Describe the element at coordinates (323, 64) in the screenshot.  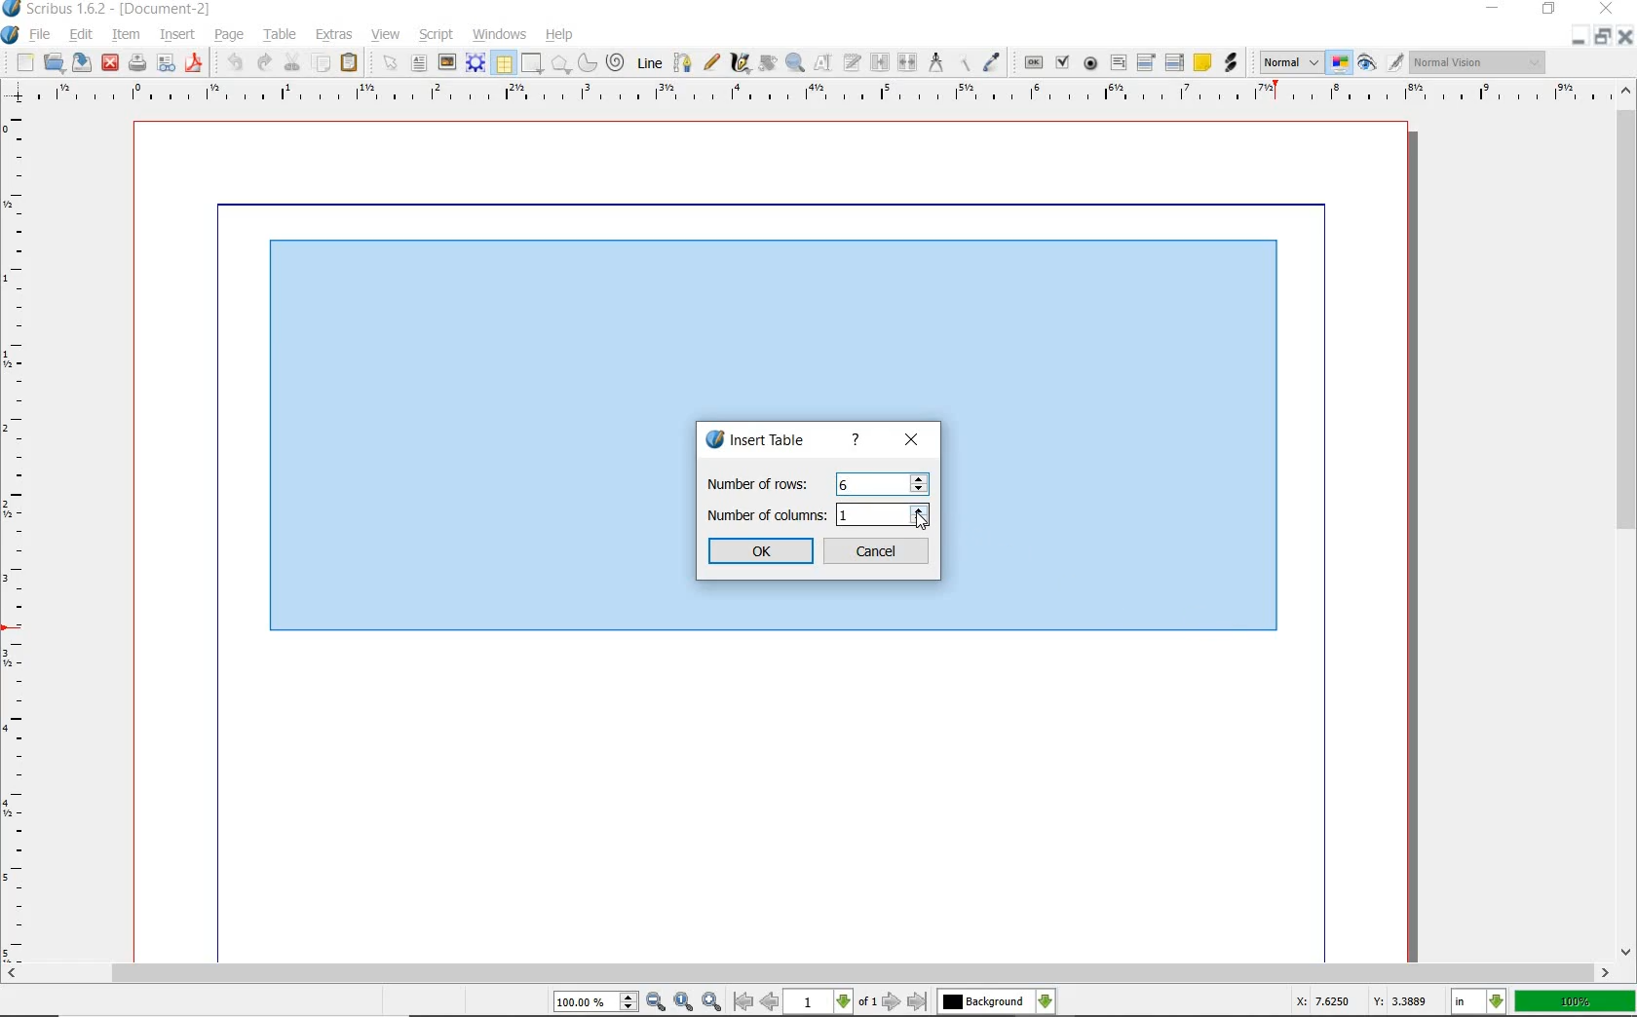
I see `copy` at that location.